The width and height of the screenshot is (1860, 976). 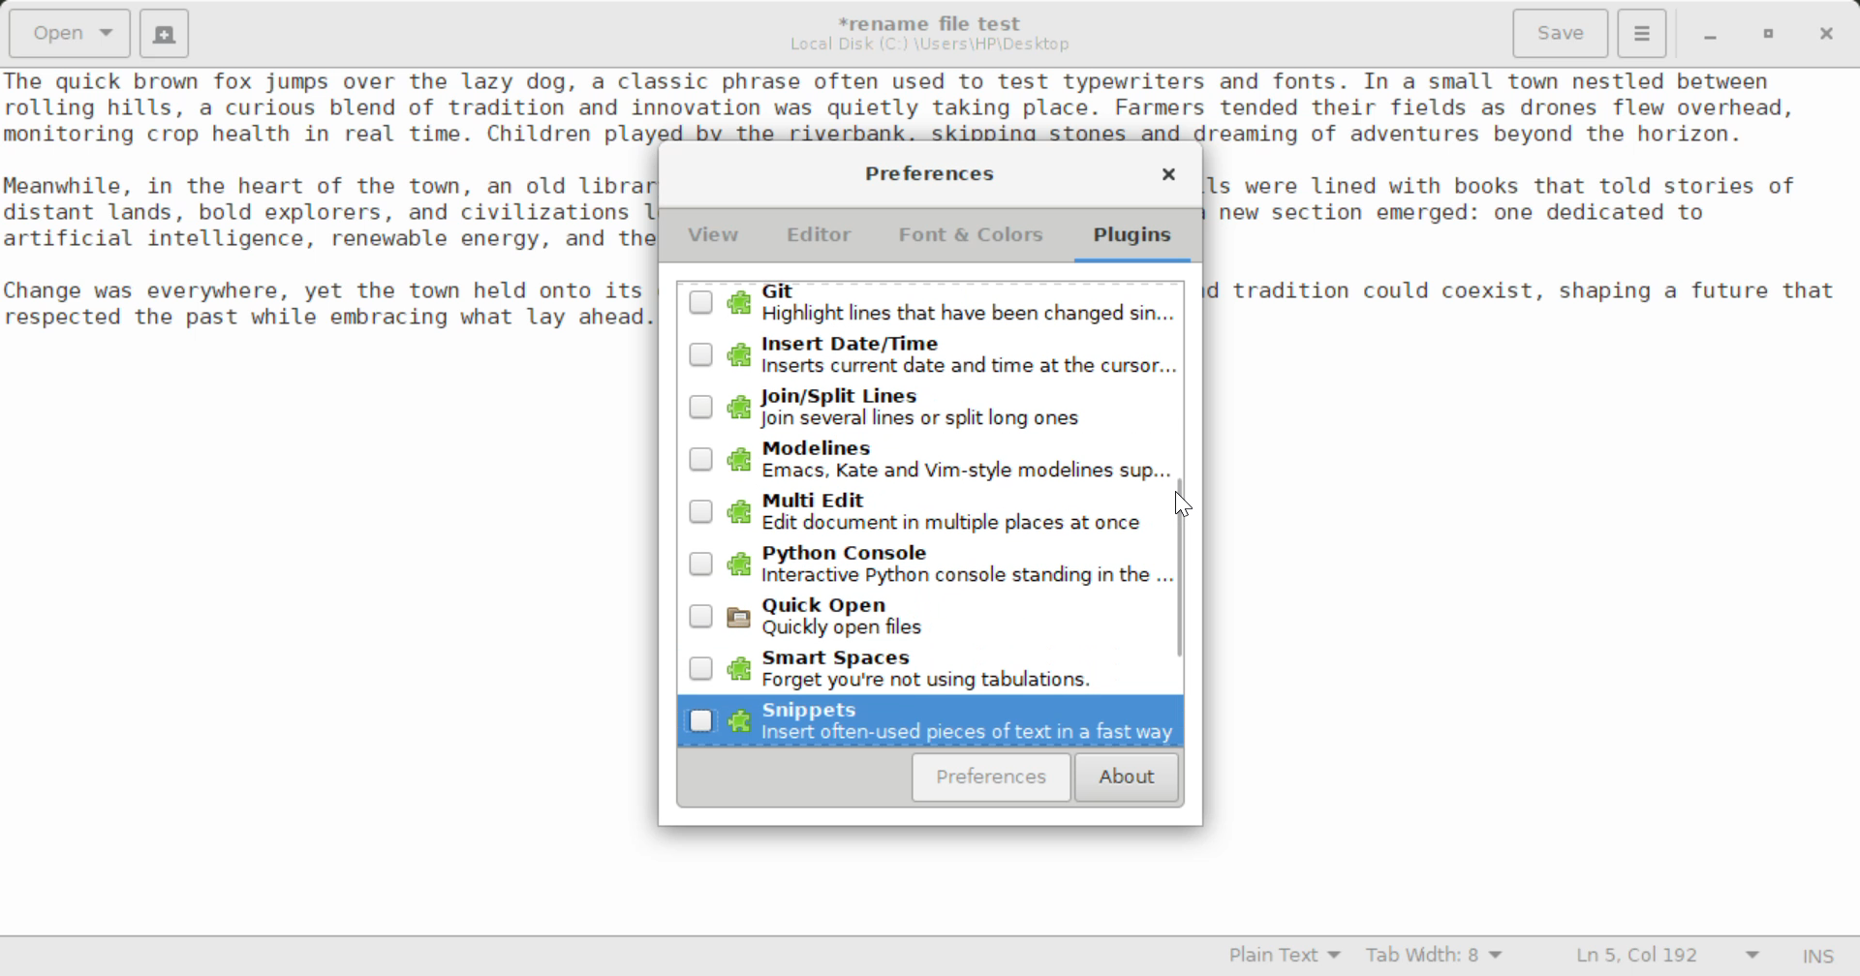 What do you see at coordinates (163, 31) in the screenshot?
I see `Create New Document` at bounding box center [163, 31].